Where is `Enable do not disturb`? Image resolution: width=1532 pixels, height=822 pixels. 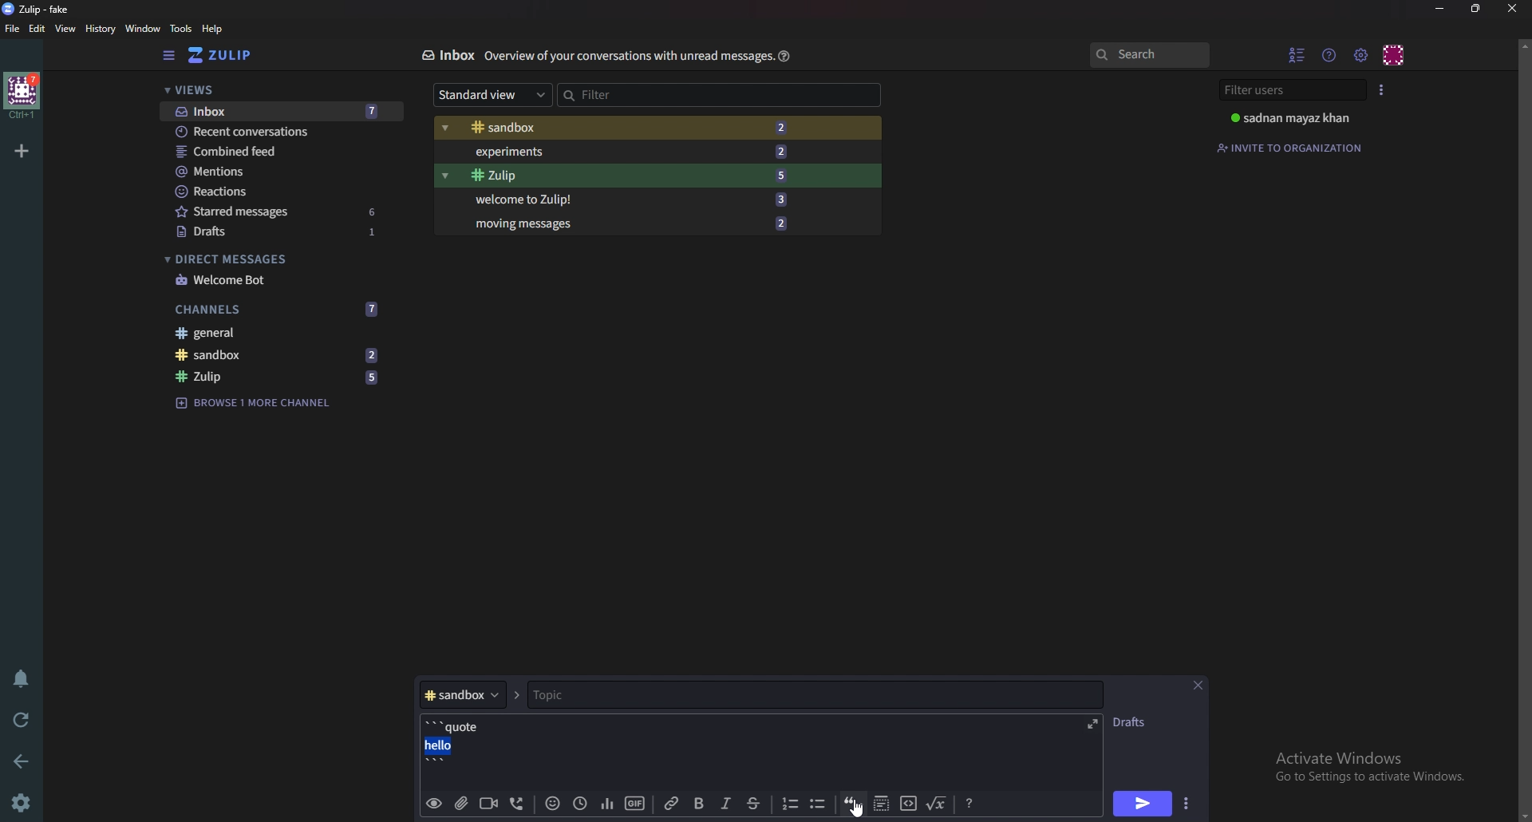
Enable do not disturb is located at coordinates (19, 679).